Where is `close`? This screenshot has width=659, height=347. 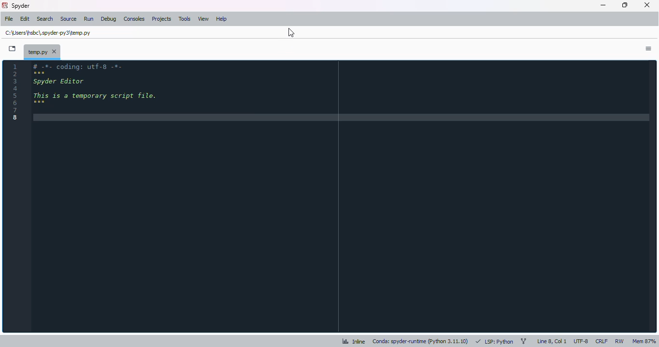
close is located at coordinates (647, 5).